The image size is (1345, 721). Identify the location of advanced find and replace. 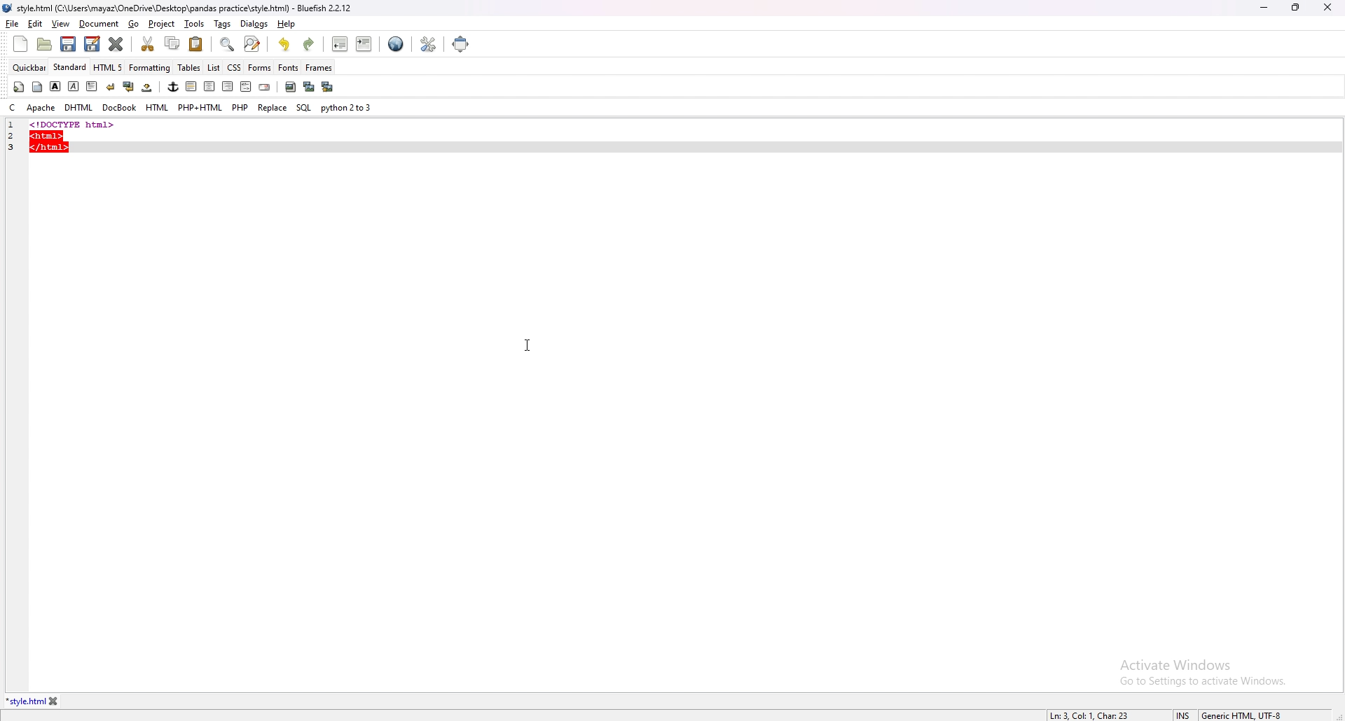
(251, 43).